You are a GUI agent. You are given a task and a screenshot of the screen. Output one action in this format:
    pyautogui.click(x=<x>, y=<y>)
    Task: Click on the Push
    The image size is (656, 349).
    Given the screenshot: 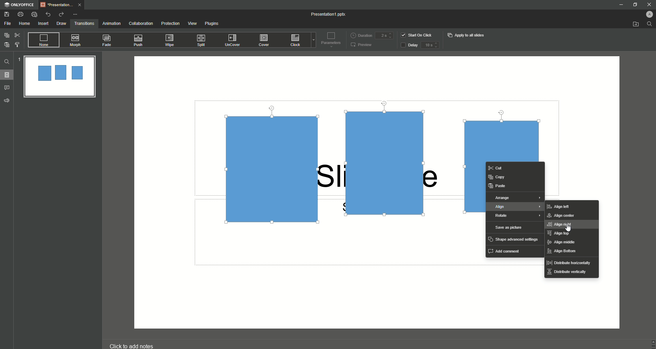 What is the action you would take?
    pyautogui.click(x=139, y=41)
    